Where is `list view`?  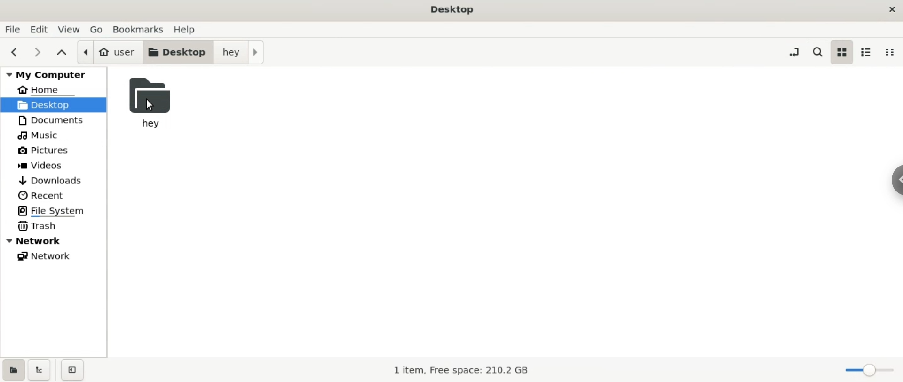
list view is located at coordinates (867, 52).